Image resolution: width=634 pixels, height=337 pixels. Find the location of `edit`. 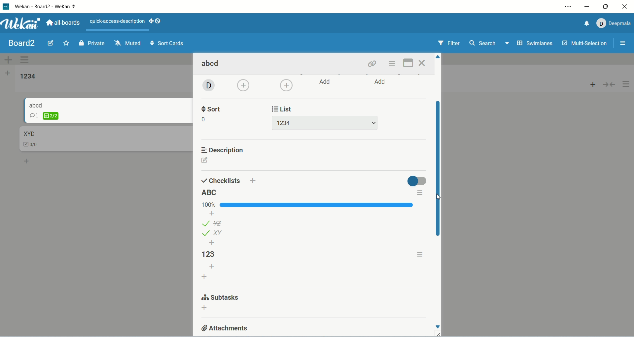

edit is located at coordinates (205, 160).